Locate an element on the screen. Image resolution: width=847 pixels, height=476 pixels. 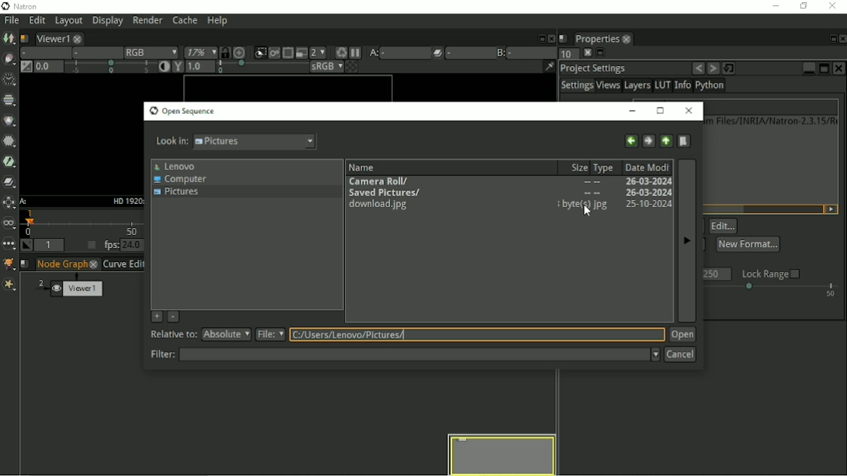
Redo is located at coordinates (713, 68).